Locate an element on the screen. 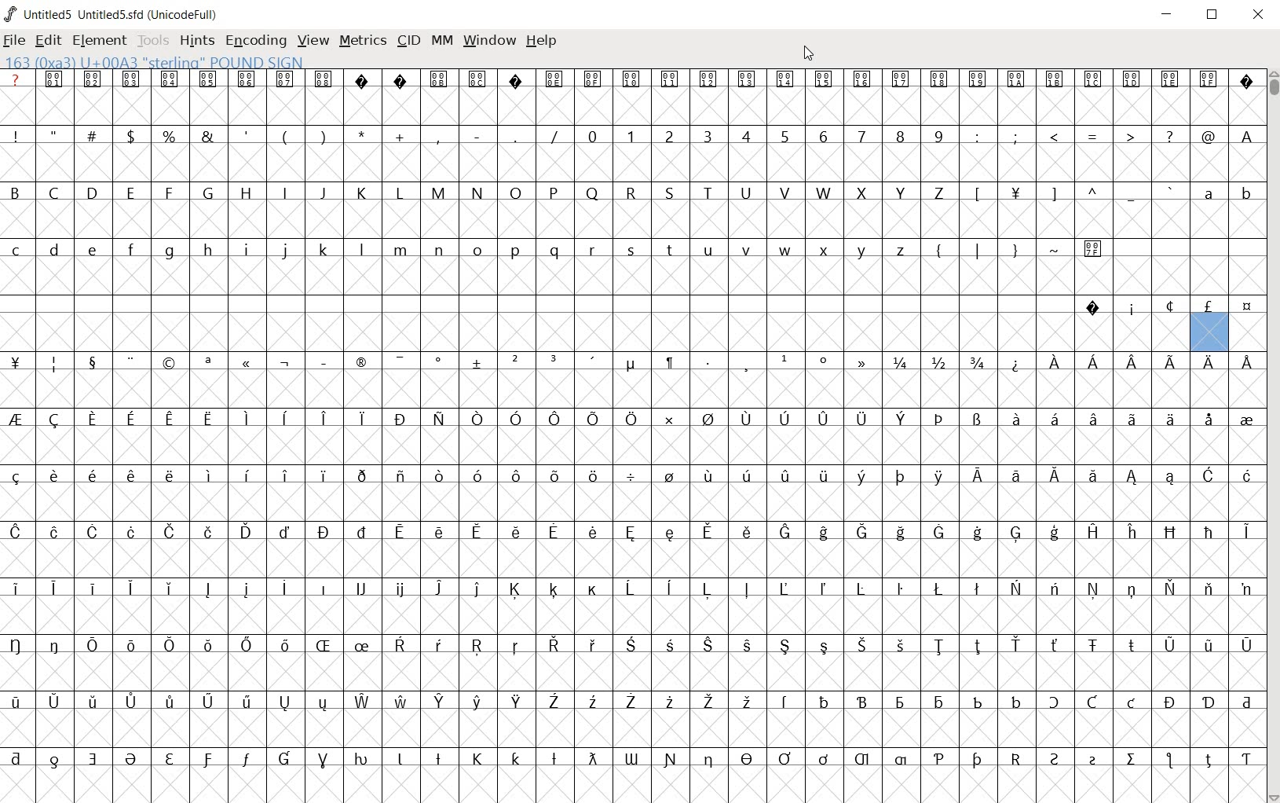 The width and height of the screenshot is (1280, 803). r is located at coordinates (591, 247).